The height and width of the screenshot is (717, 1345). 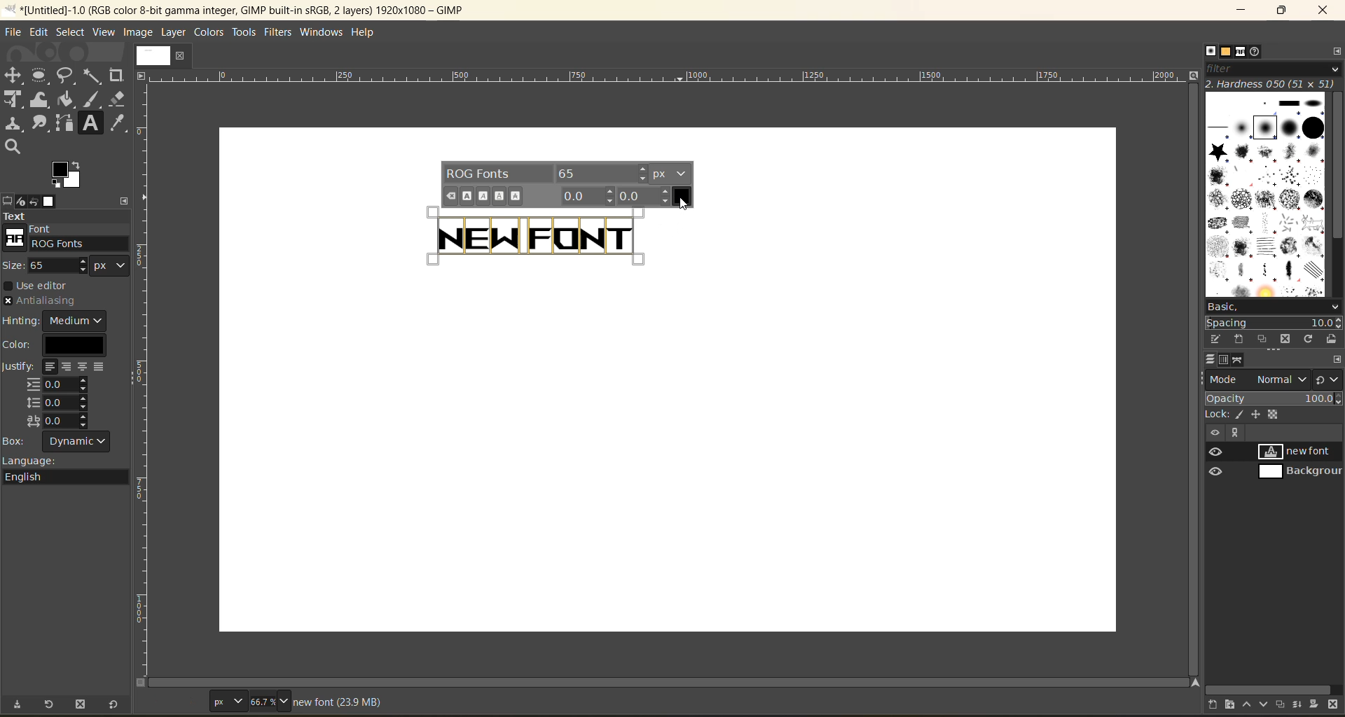 I want to click on configure, so click(x=1337, y=360).